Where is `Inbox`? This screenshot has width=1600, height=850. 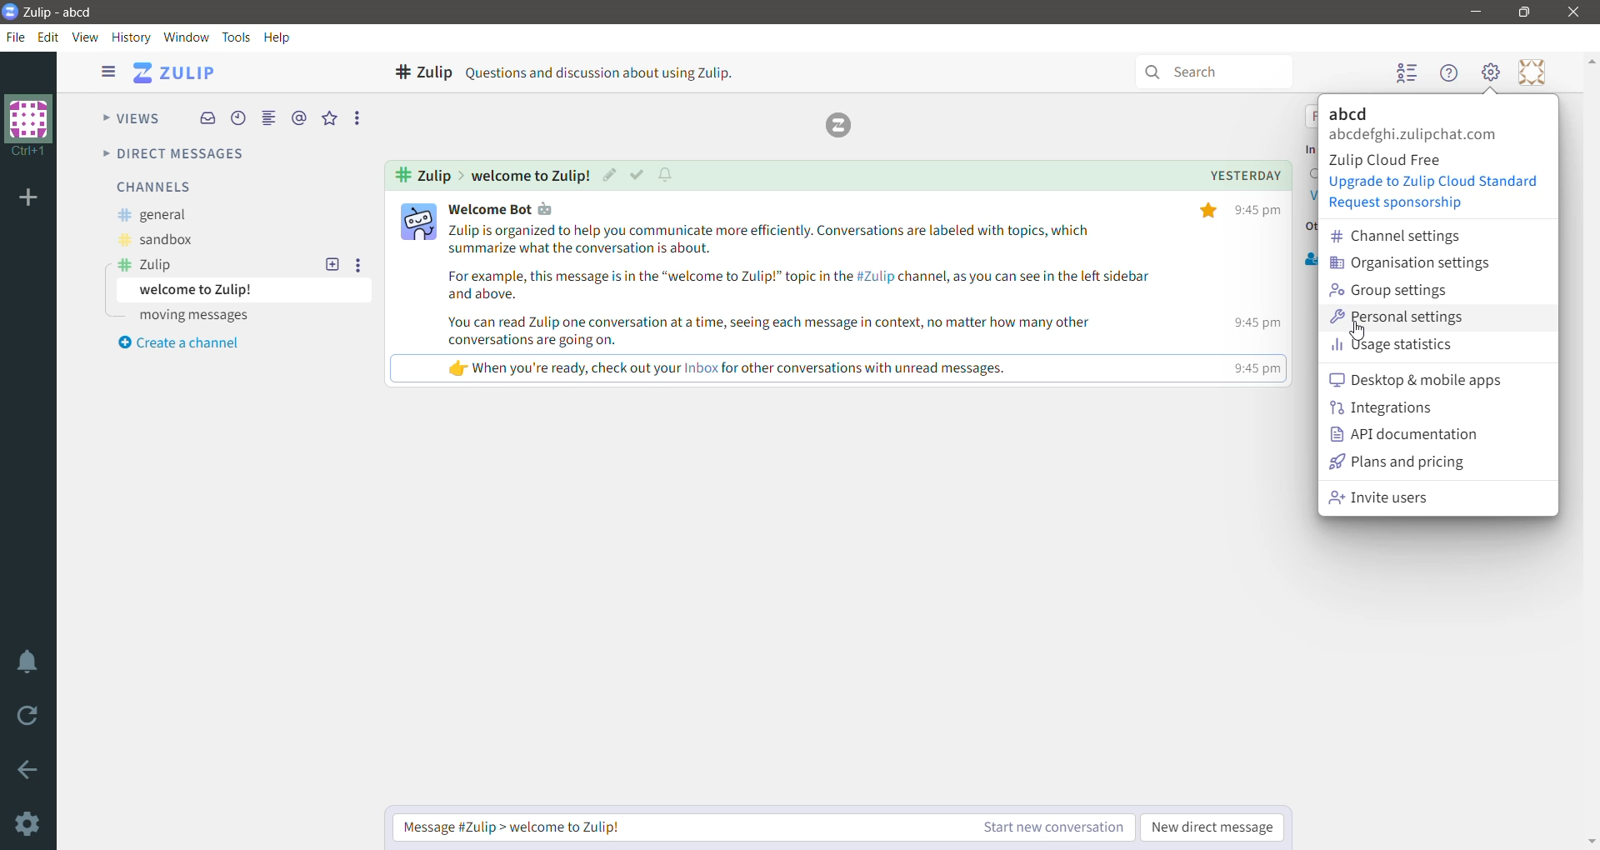
Inbox is located at coordinates (207, 119).